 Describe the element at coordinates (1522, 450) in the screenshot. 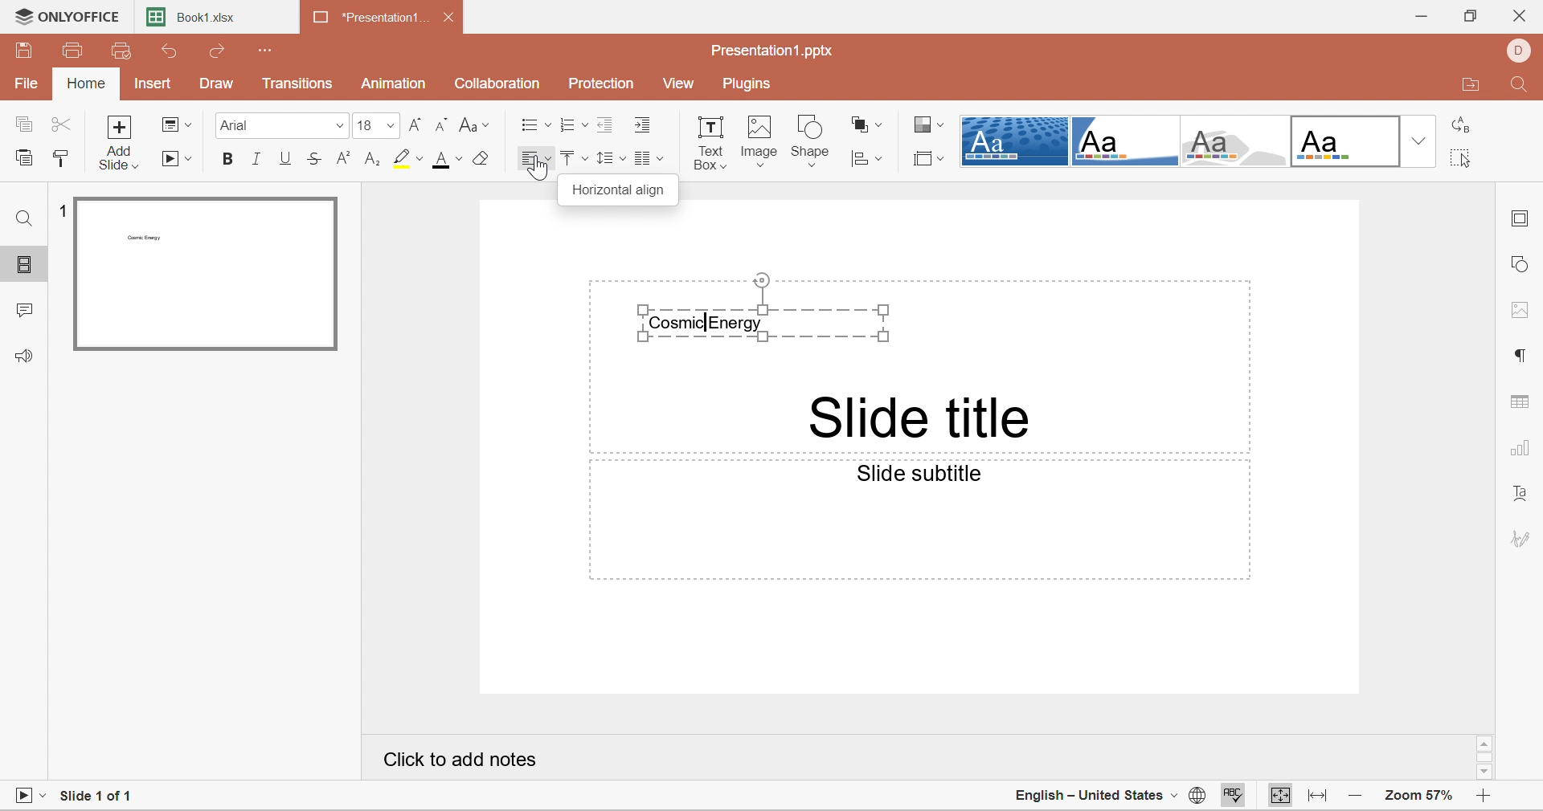

I see `Chart settings` at that location.